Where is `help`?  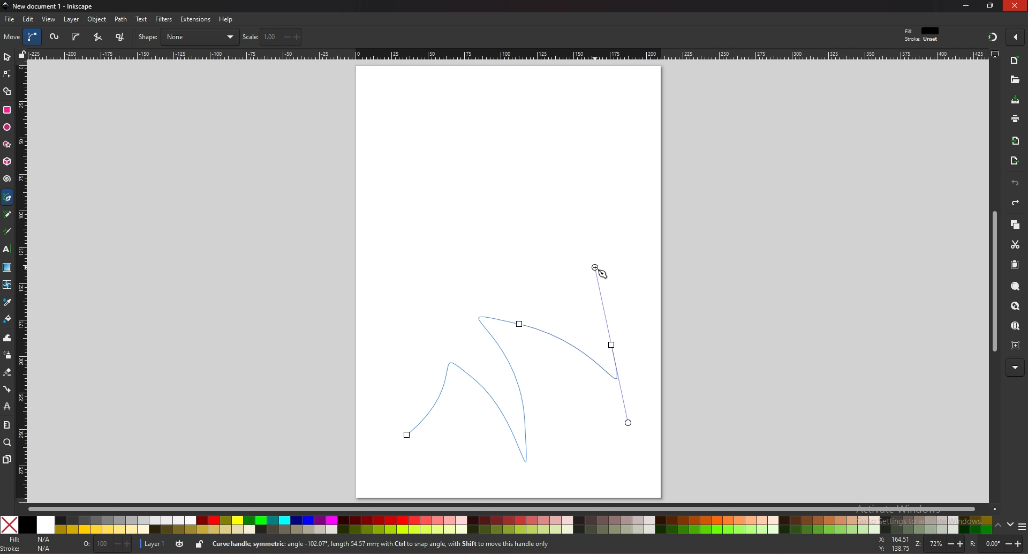
help is located at coordinates (226, 19).